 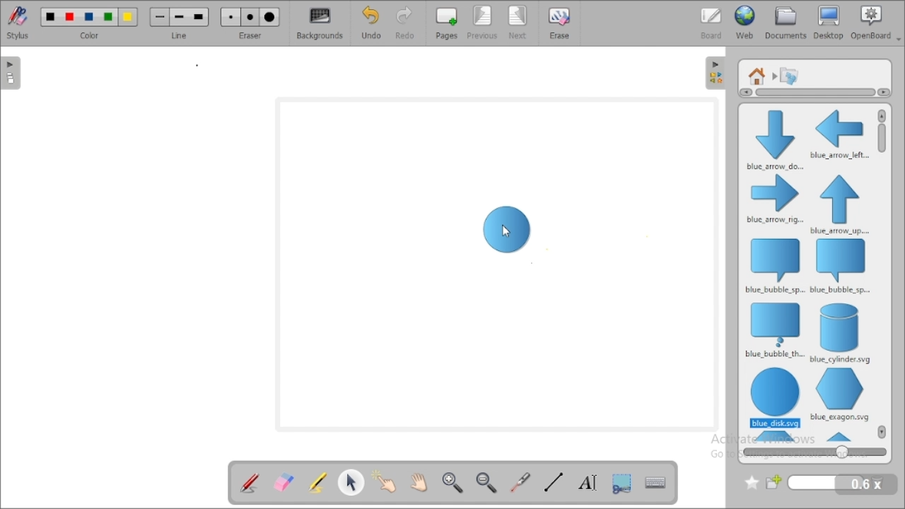 I want to click on erase annotation, so click(x=284, y=481).